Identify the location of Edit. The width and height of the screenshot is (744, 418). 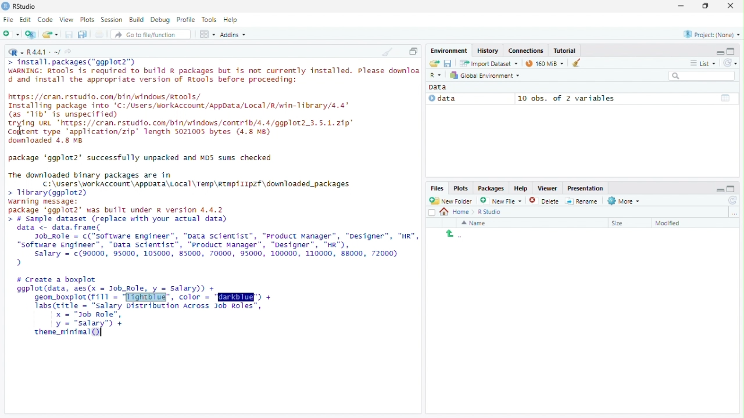
(26, 20).